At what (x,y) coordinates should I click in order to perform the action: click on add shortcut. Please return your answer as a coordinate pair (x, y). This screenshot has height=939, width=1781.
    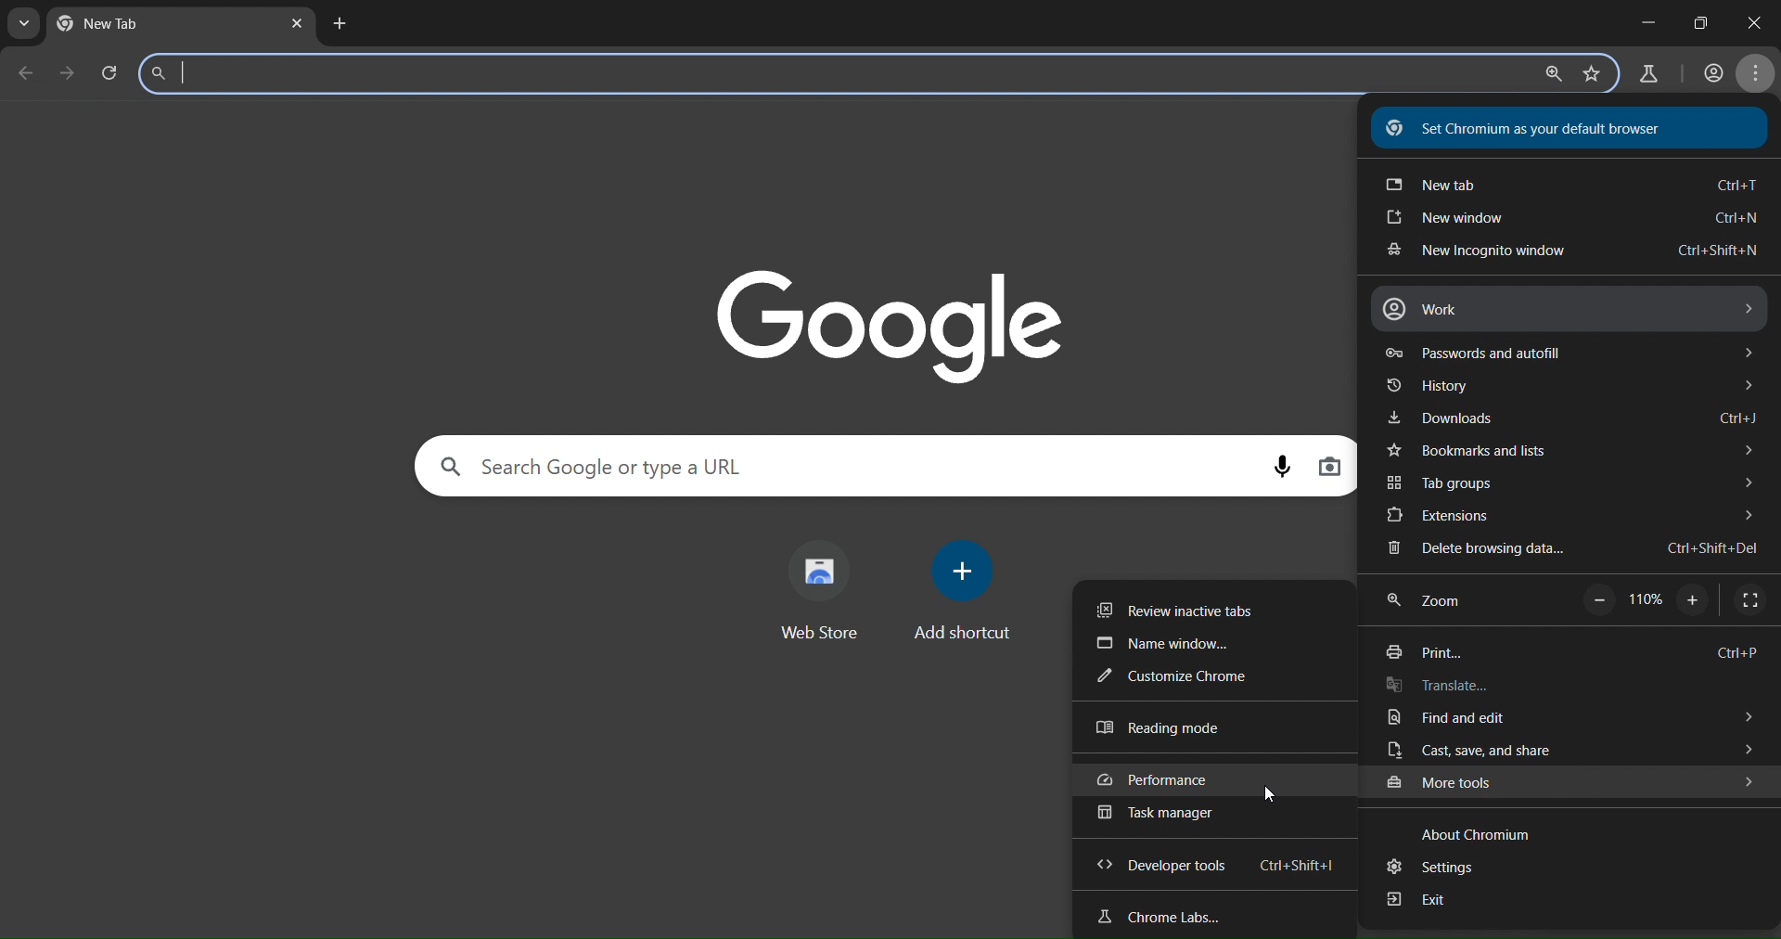
    Looking at the image, I should click on (967, 589).